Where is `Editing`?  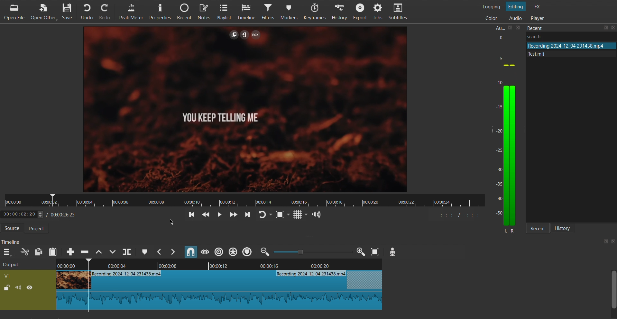 Editing is located at coordinates (517, 6).